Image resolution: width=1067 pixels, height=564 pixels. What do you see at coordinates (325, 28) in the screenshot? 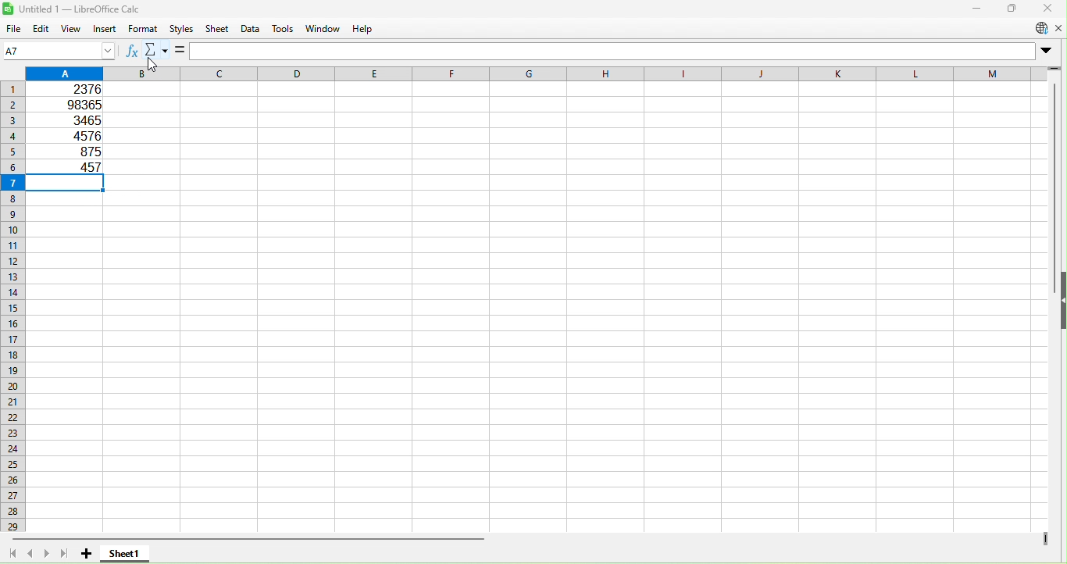
I see `Windows` at bounding box center [325, 28].